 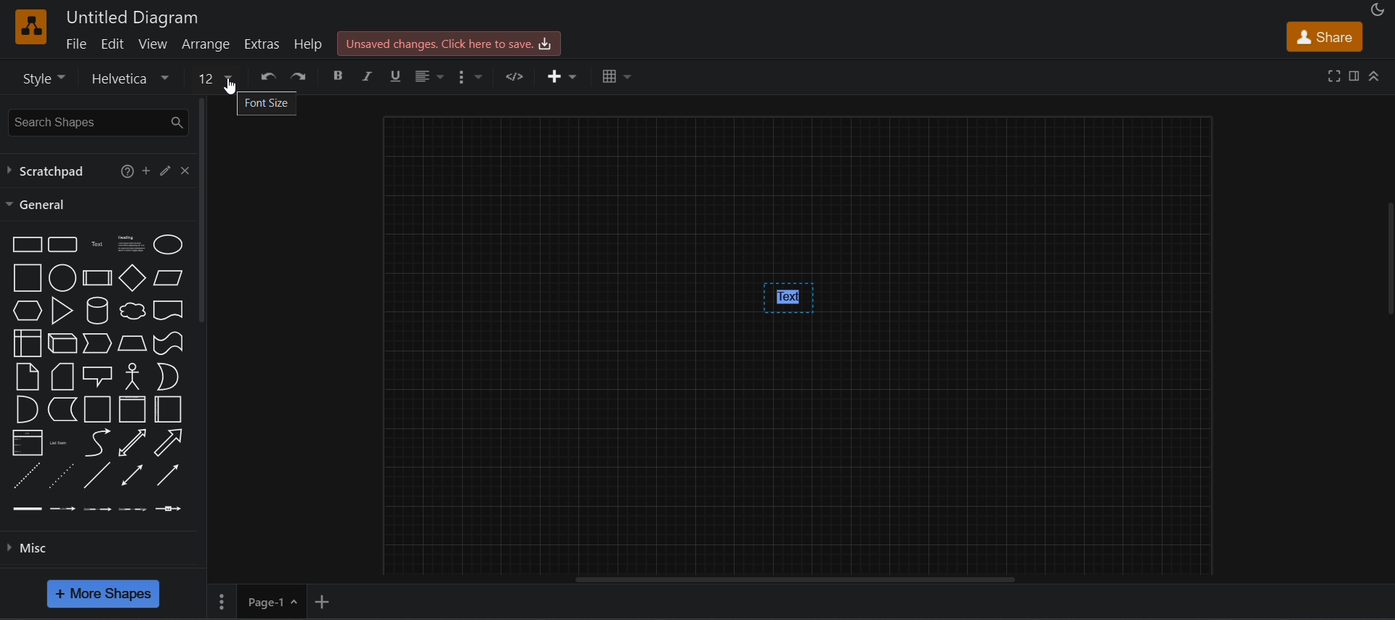 What do you see at coordinates (98, 443) in the screenshot?
I see `Curve` at bounding box center [98, 443].